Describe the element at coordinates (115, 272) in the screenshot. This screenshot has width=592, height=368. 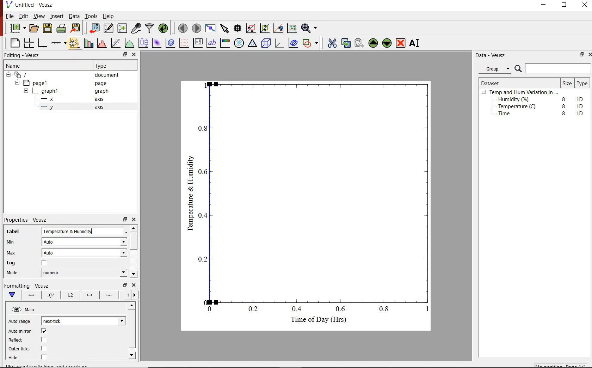
I see `Mode dropdown` at that location.